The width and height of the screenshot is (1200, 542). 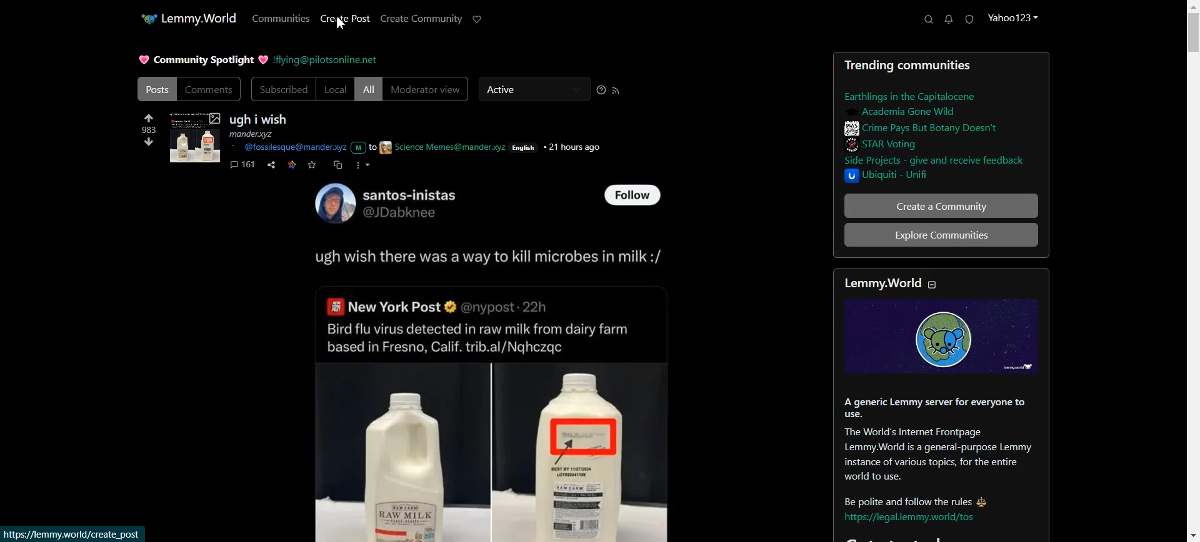 I want to click on Sidebar, so click(x=941, y=408).